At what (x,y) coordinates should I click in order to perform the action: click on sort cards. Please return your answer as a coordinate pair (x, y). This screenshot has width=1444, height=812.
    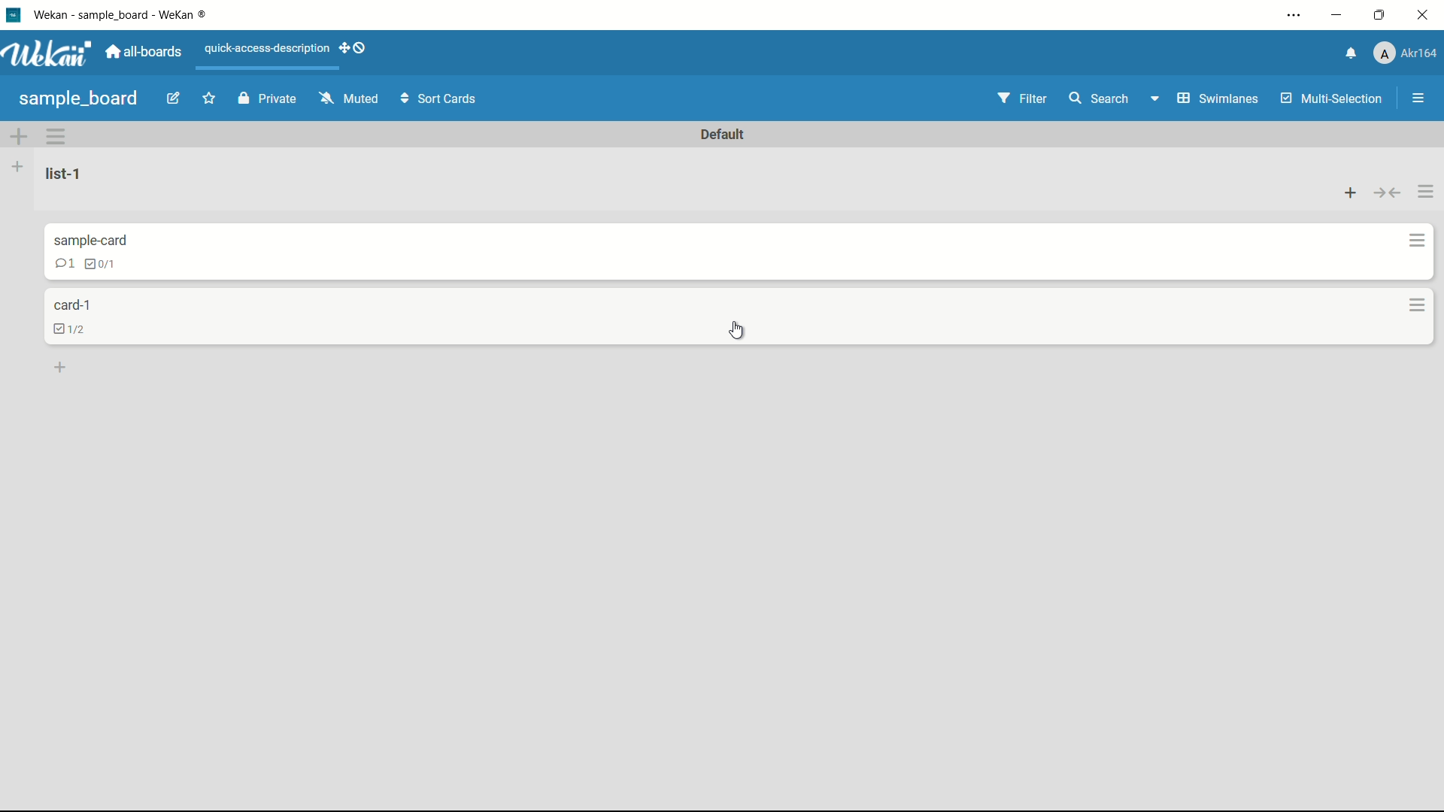
    Looking at the image, I should click on (437, 98).